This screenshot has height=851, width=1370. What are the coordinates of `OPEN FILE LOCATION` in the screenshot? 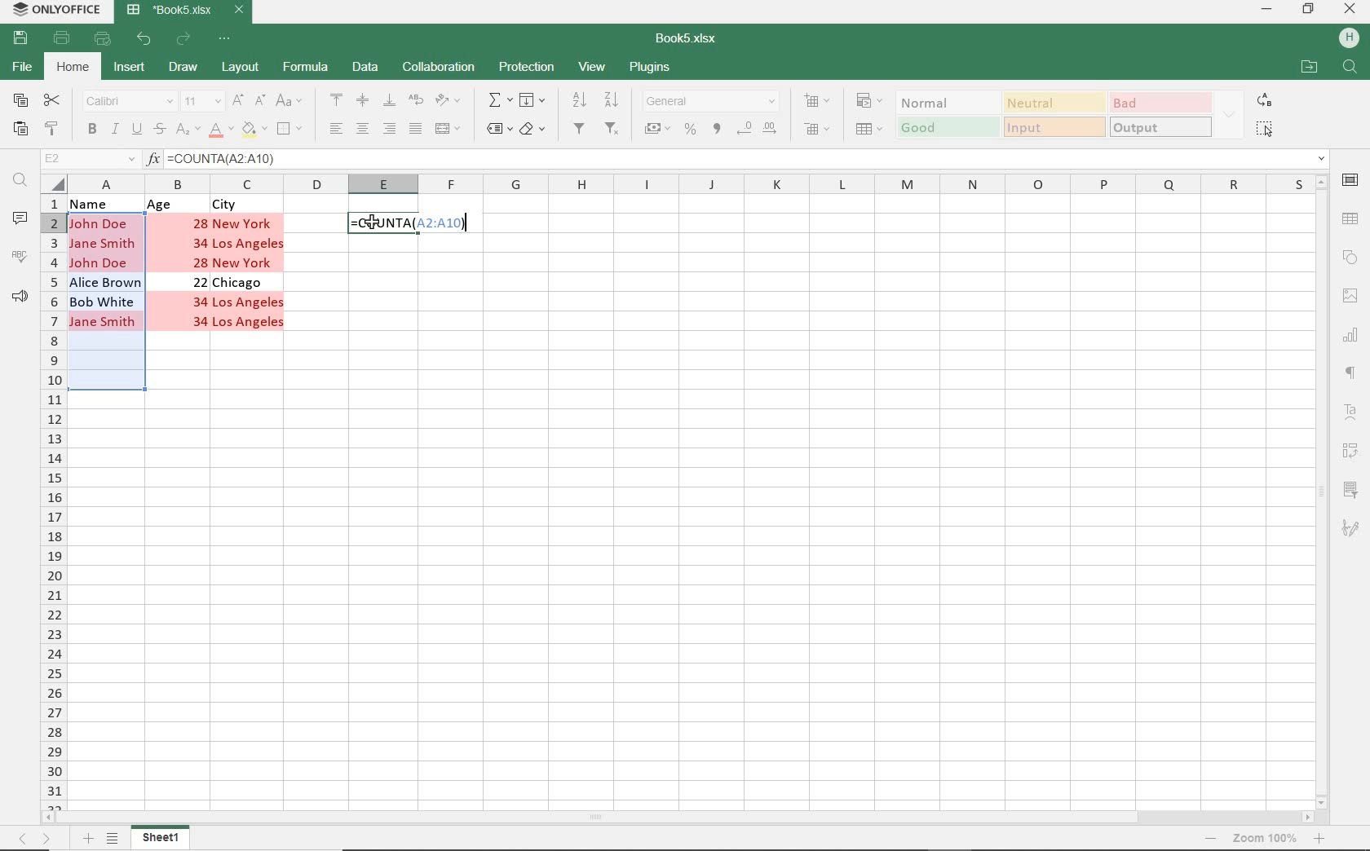 It's located at (1310, 68).